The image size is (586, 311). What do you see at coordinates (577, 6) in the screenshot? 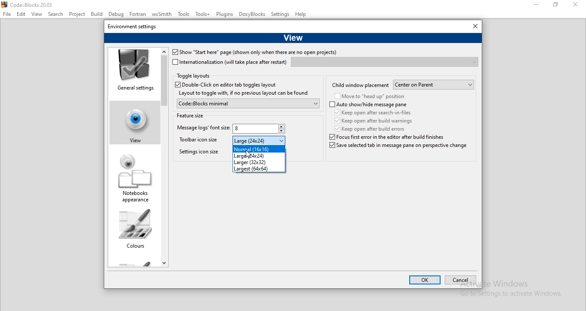
I see `close` at bounding box center [577, 6].